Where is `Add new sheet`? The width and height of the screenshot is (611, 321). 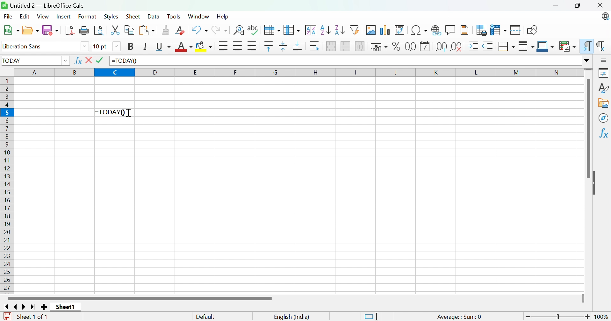 Add new sheet is located at coordinates (44, 307).